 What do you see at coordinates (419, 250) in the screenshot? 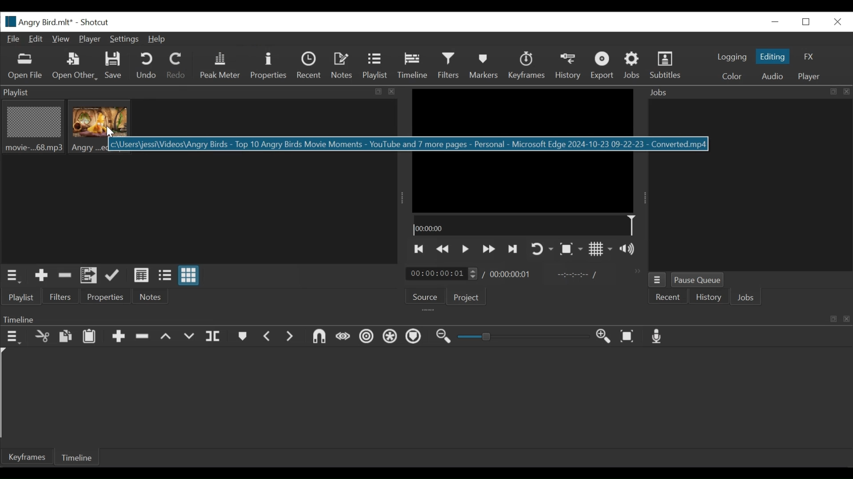
I see `Skip to the previous point` at bounding box center [419, 250].